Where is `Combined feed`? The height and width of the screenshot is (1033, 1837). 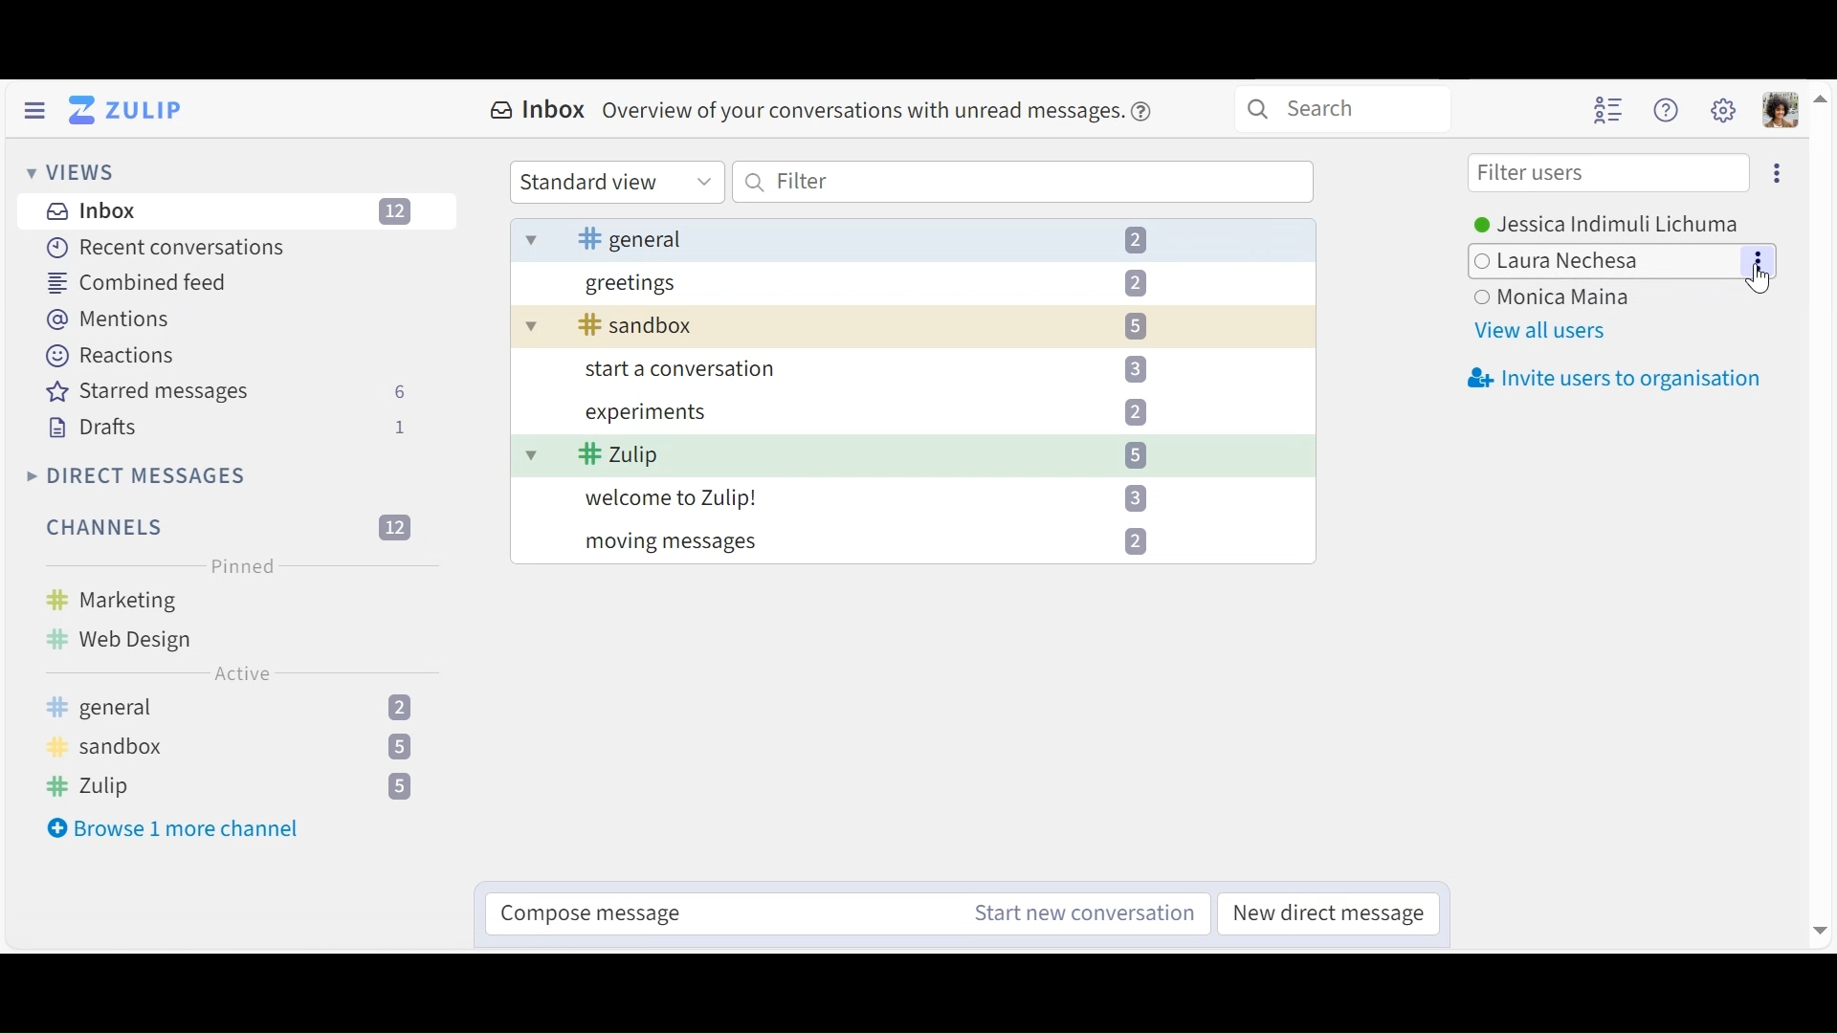 Combined feed is located at coordinates (140, 281).